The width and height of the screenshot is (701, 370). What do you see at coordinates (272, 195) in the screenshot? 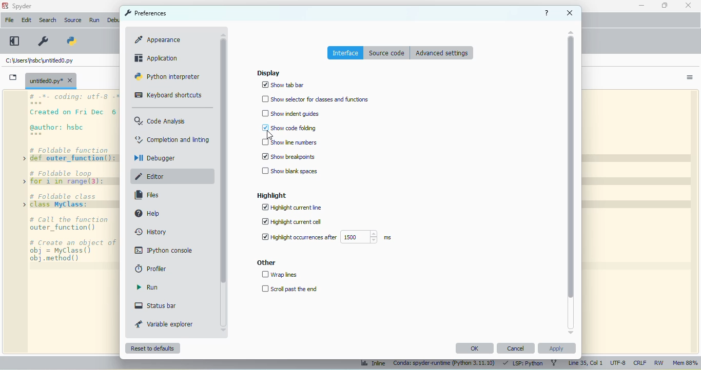
I see `highlight` at bounding box center [272, 195].